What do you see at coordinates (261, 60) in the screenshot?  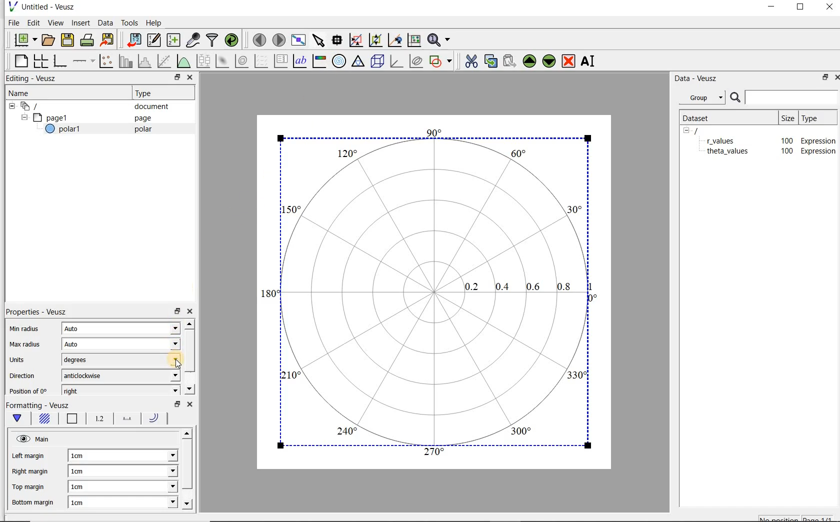 I see `plot a vector field` at bounding box center [261, 60].